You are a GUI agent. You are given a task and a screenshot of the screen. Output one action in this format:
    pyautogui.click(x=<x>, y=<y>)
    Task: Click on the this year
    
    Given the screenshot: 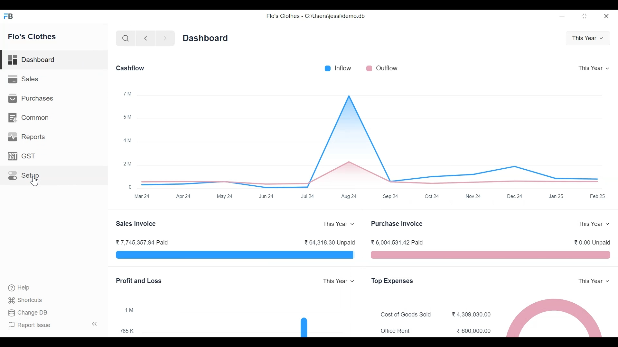 What is the action you would take?
    pyautogui.click(x=594, y=223)
    